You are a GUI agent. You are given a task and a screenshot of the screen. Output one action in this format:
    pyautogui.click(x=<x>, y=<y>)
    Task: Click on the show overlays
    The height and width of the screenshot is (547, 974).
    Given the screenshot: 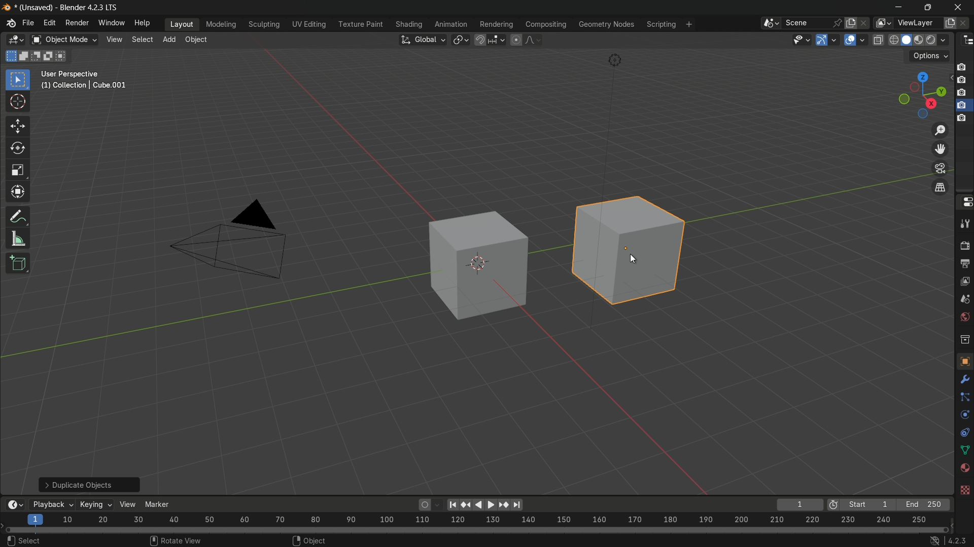 What is the action you would take?
    pyautogui.click(x=850, y=40)
    